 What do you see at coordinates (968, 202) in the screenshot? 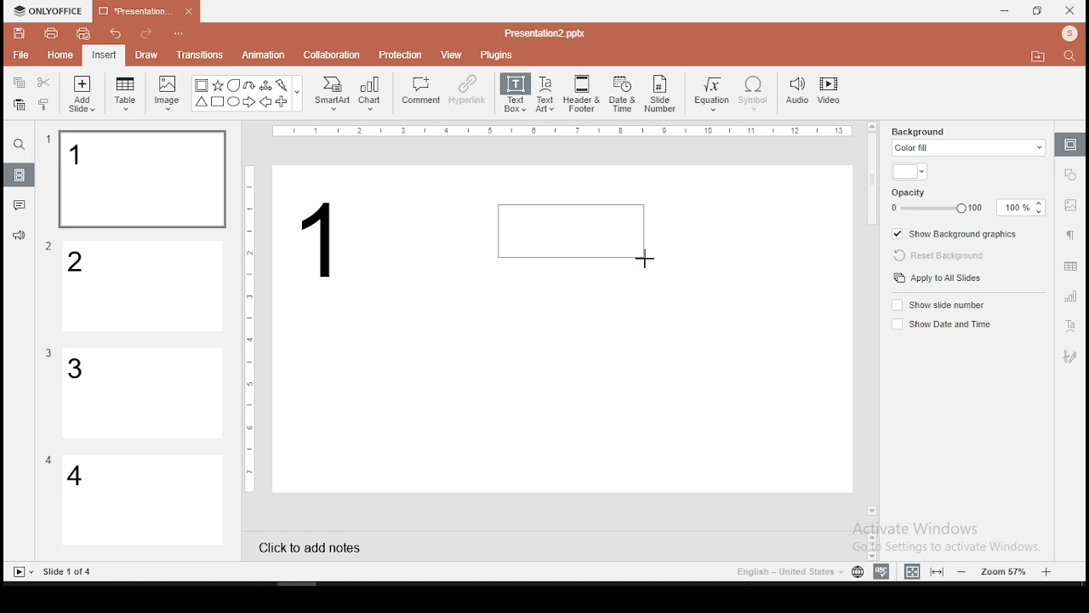
I see `opacity` at bounding box center [968, 202].